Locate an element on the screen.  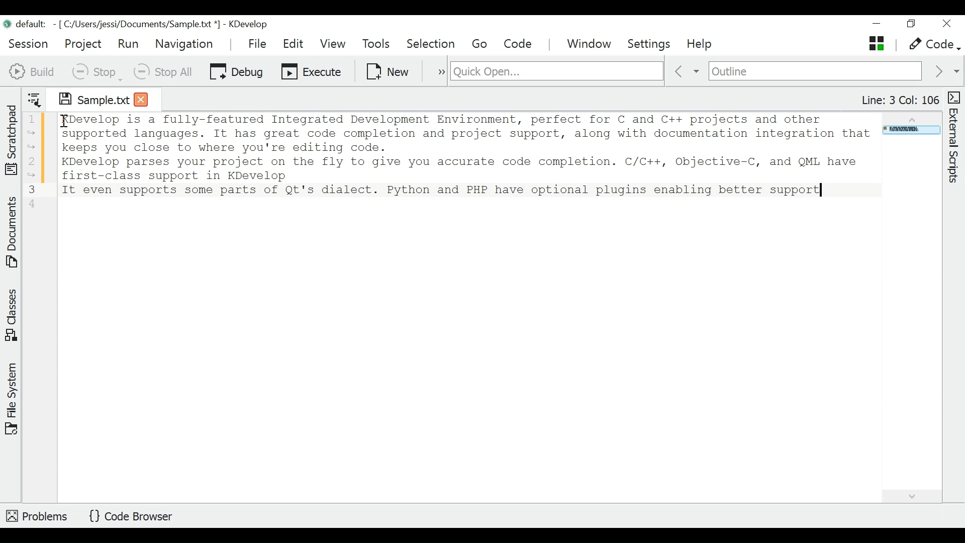
Help is located at coordinates (701, 45).